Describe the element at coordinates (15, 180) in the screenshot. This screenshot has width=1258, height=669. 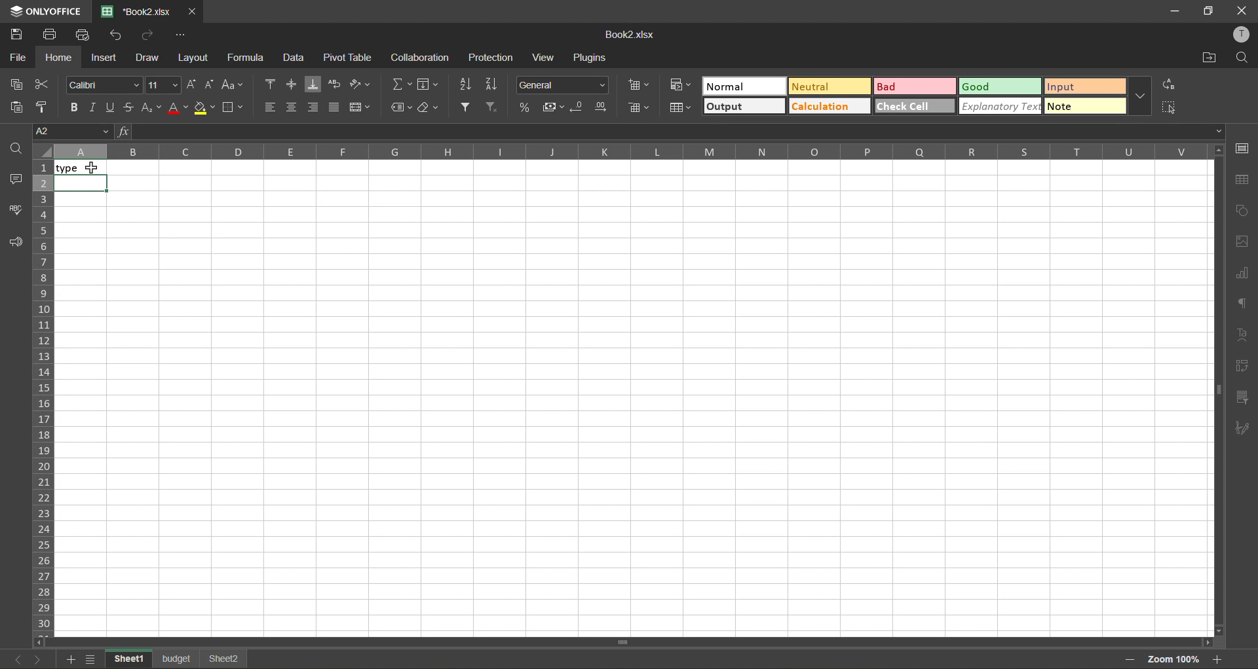
I see `comments` at that location.